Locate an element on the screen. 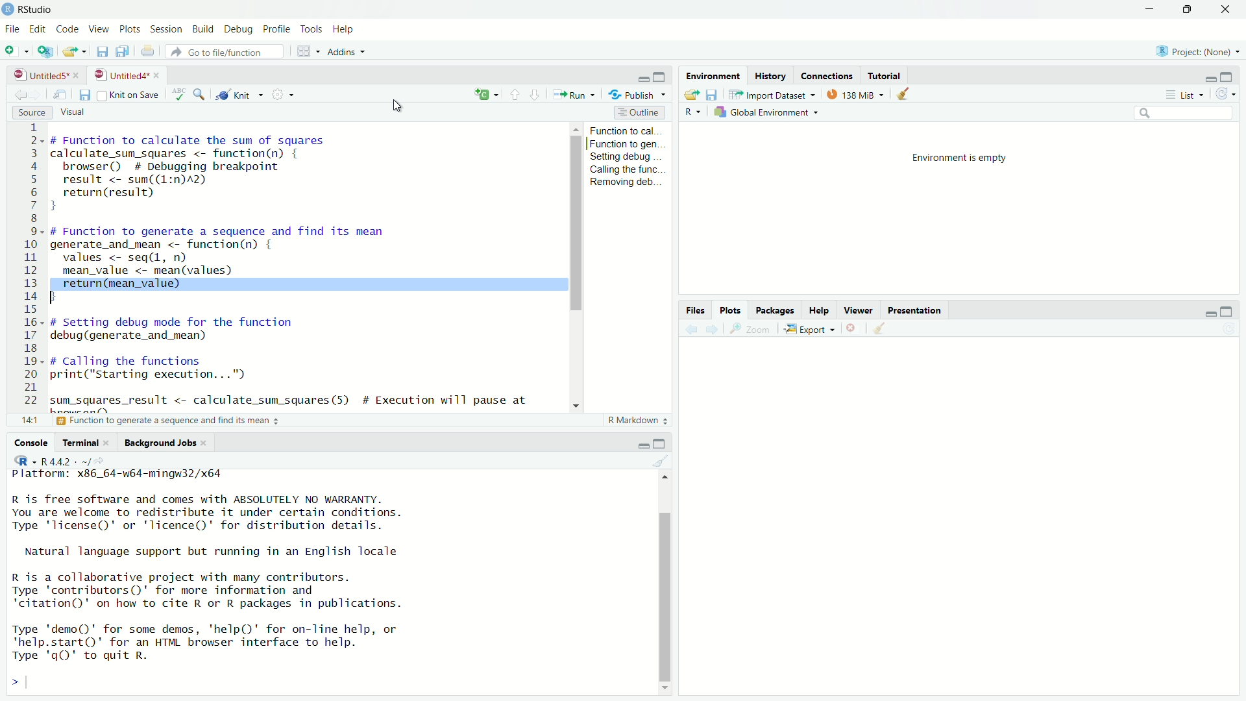 The width and height of the screenshot is (1246, 701). remove the current plot is located at coordinates (852, 330).